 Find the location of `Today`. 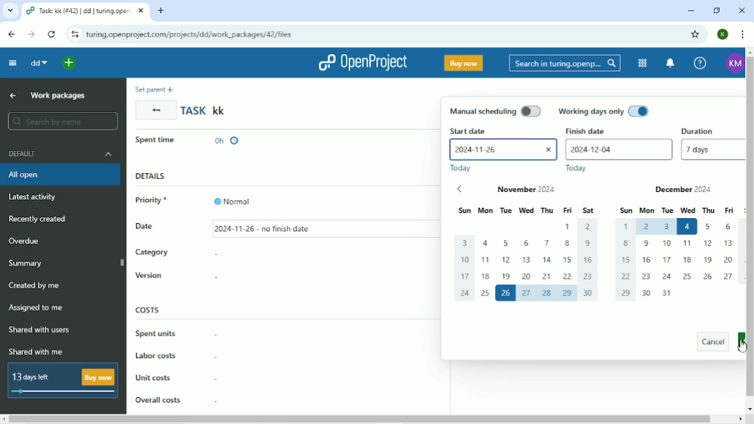

Today is located at coordinates (576, 168).